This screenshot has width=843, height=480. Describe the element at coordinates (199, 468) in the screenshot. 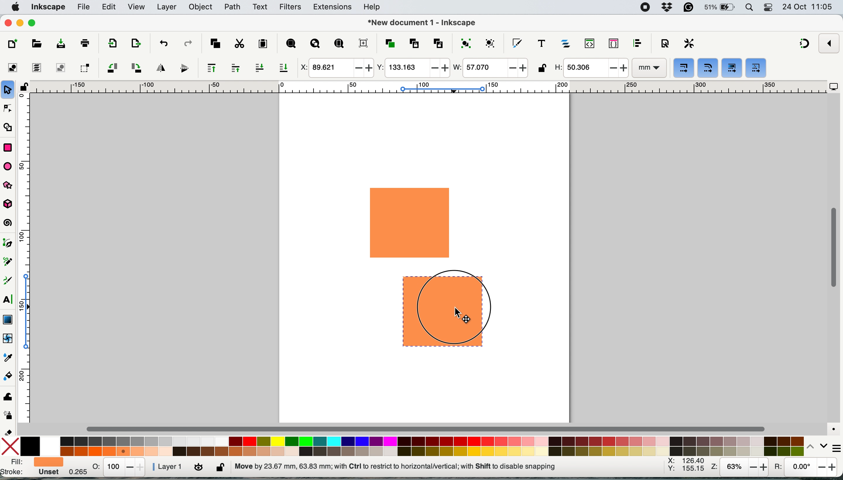

I see `toggle current layer visibility` at that location.